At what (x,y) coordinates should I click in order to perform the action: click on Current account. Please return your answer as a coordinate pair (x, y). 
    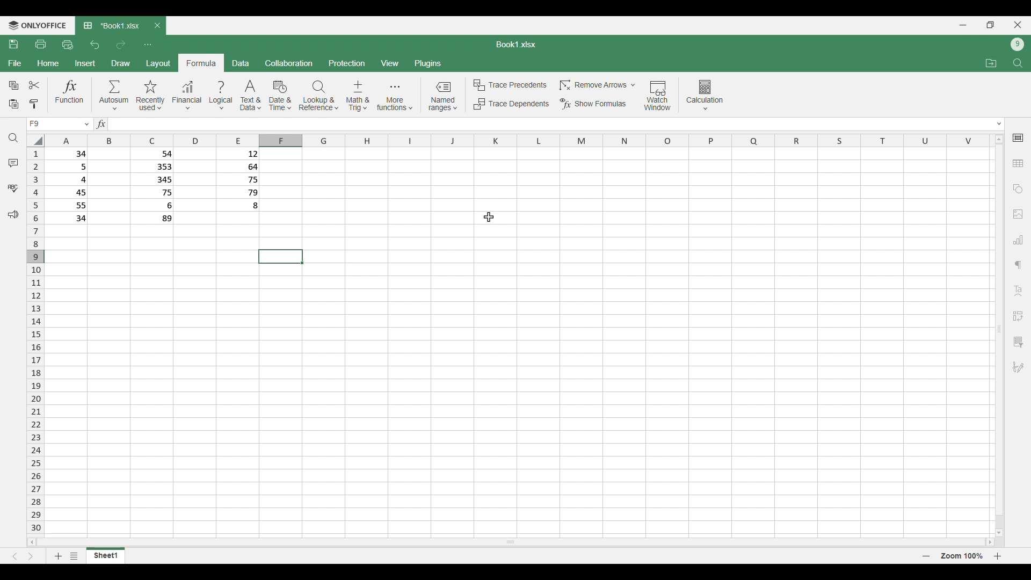
    Looking at the image, I should click on (1018, 45).